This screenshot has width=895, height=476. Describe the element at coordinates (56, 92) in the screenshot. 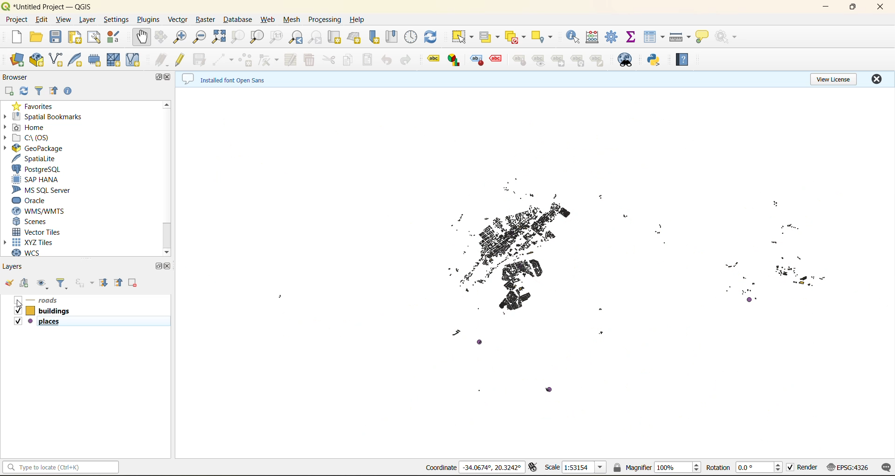

I see `collapse all` at that location.